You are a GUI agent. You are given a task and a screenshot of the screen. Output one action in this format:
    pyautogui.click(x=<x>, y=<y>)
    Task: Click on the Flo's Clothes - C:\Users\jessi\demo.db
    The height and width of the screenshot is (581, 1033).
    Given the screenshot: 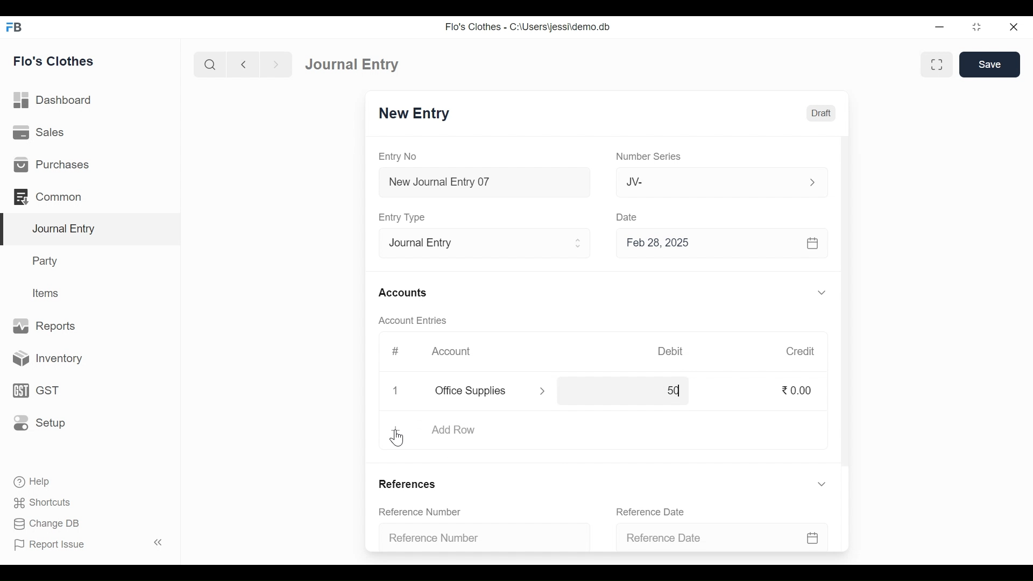 What is the action you would take?
    pyautogui.click(x=529, y=27)
    